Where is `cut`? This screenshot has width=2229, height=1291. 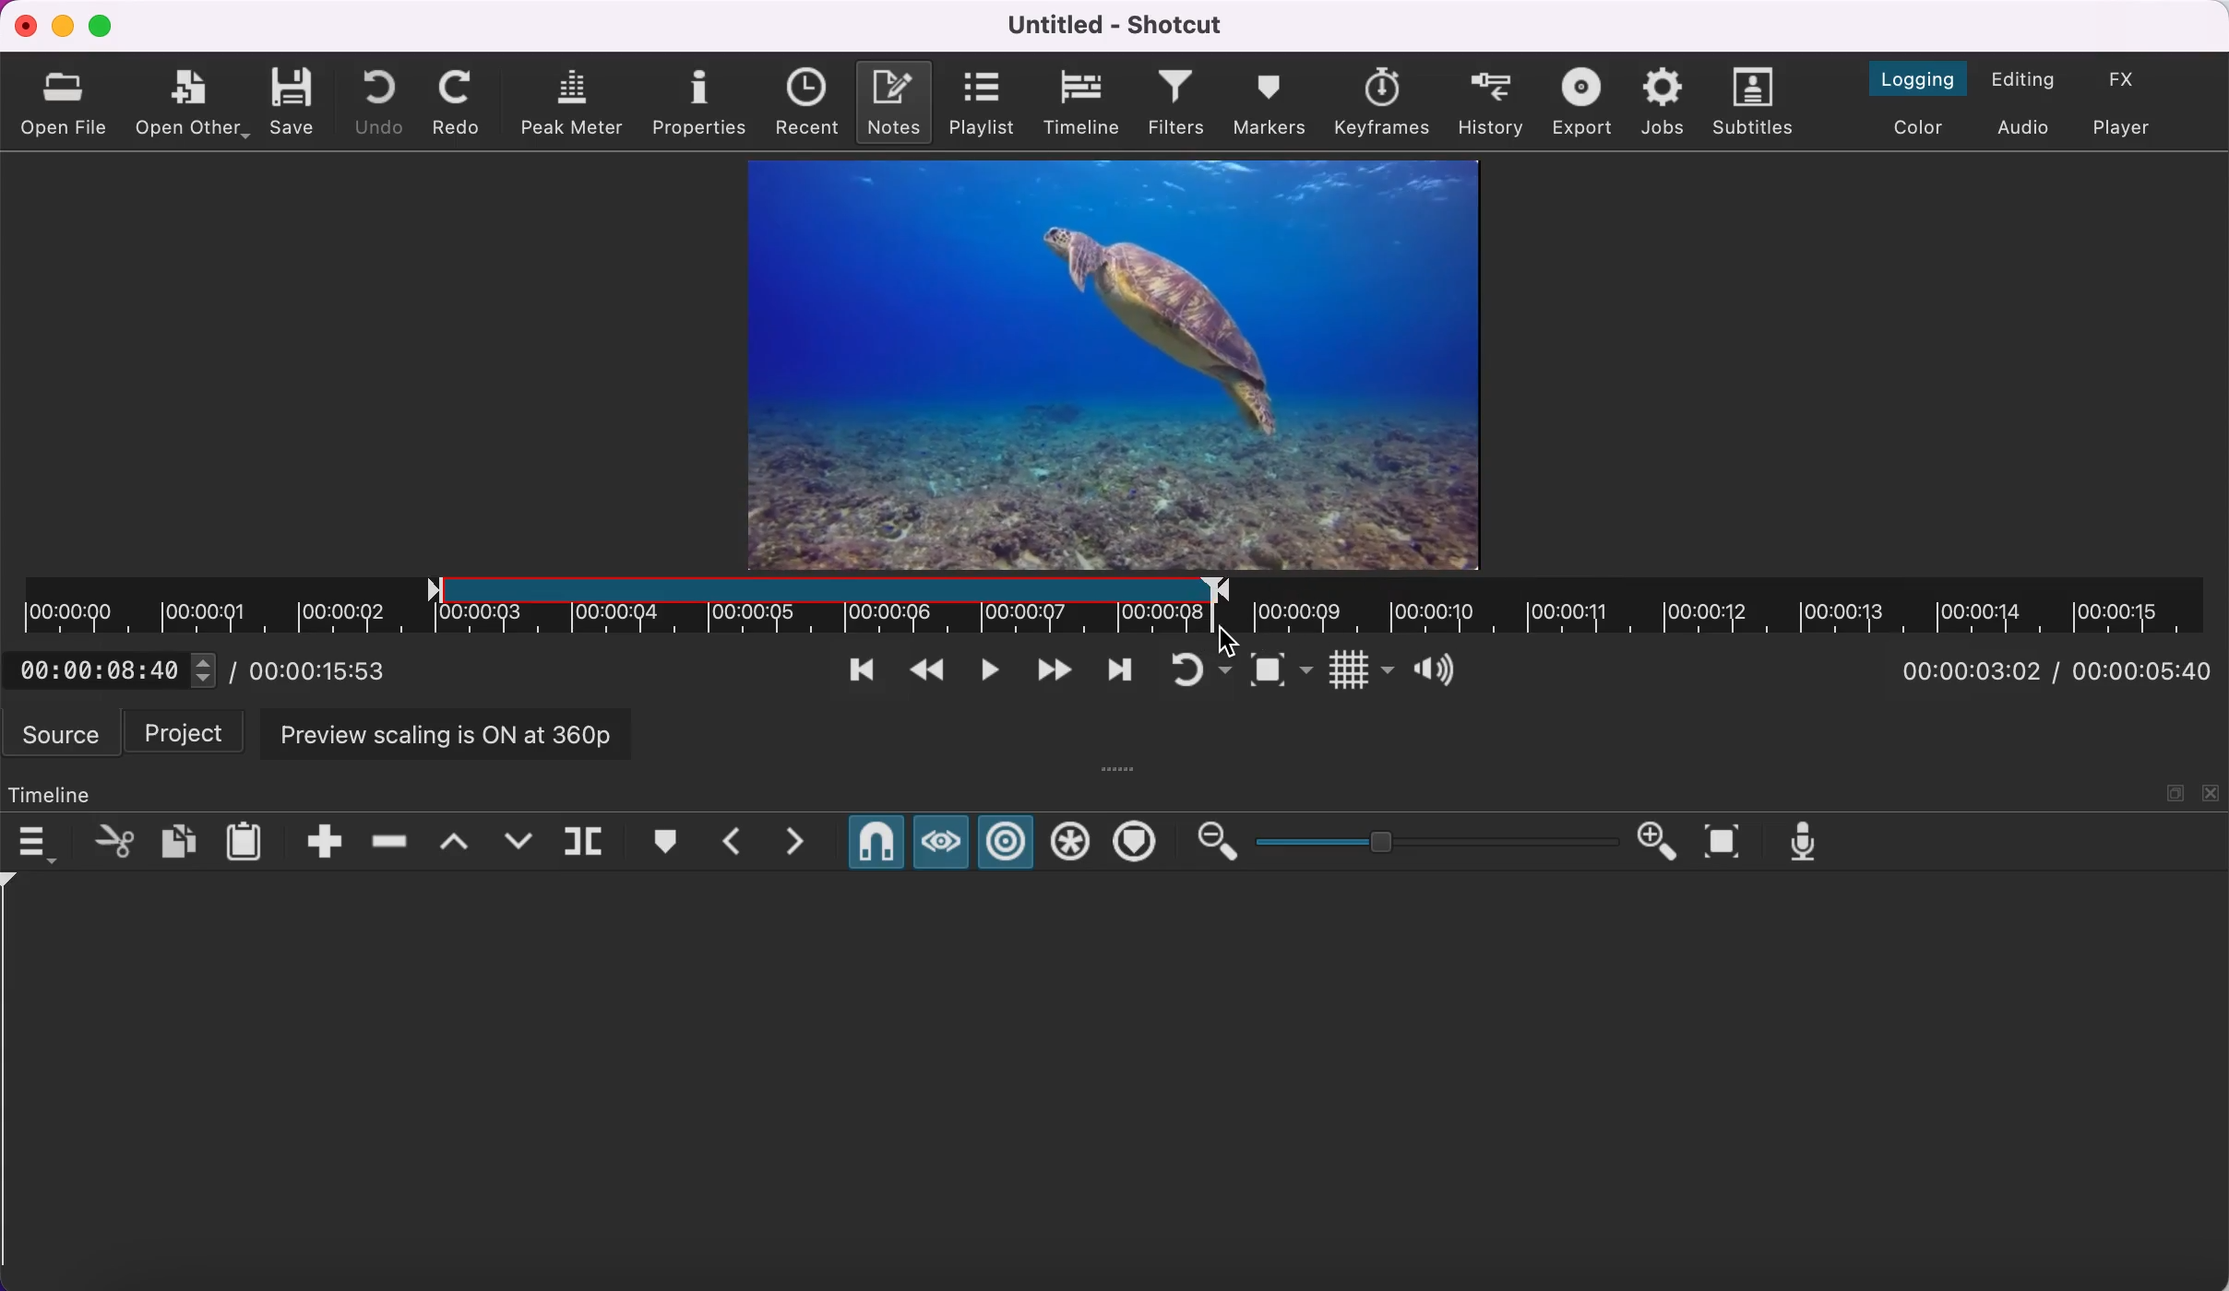
cut is located at coordinates (110, 838).